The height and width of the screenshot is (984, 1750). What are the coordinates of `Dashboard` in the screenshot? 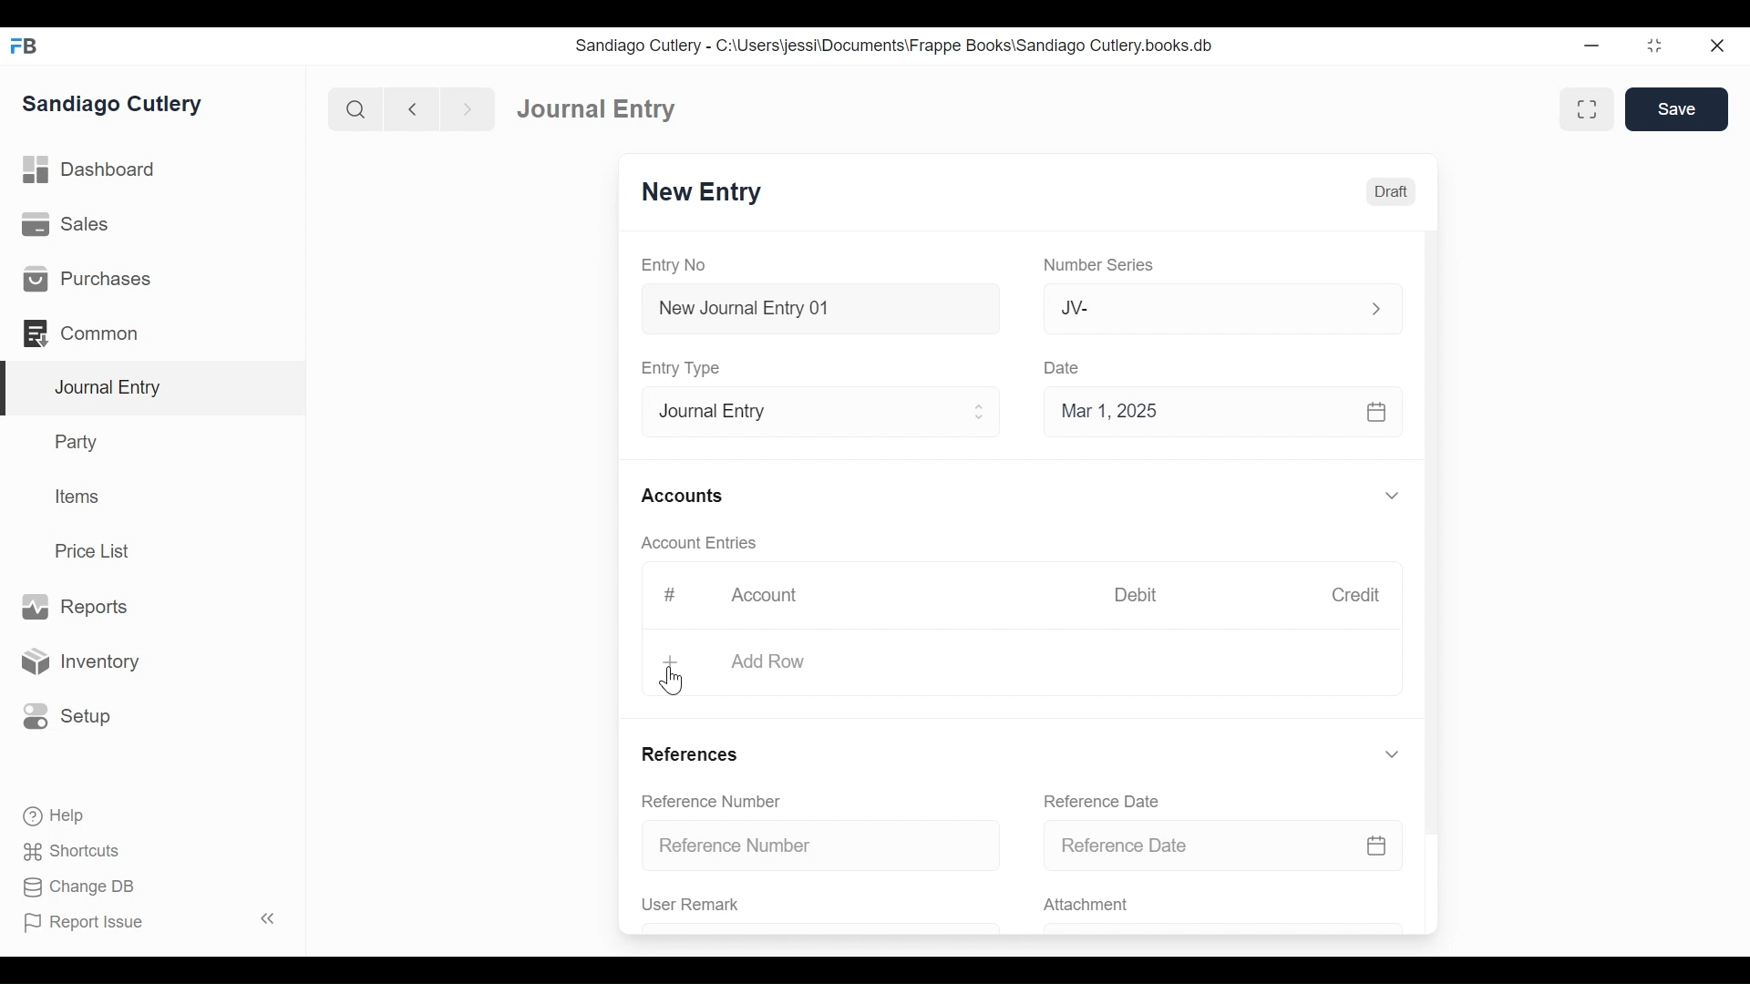 It's located at (590, 107).